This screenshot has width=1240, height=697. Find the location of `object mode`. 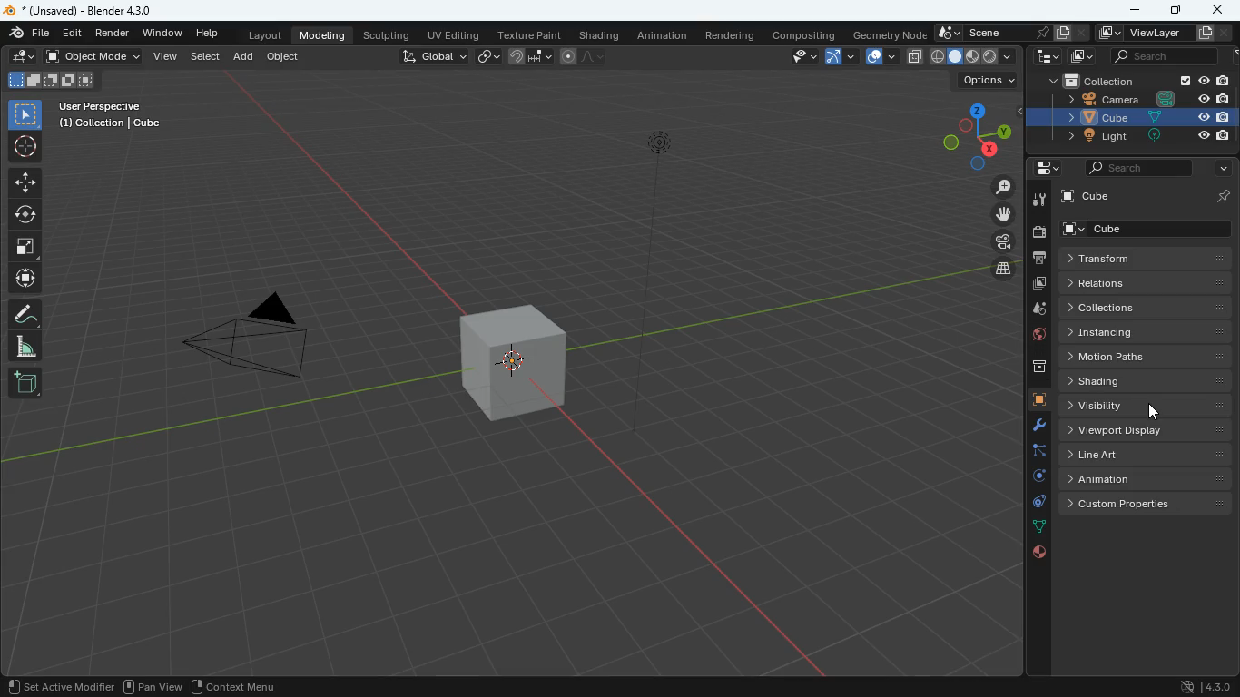

object mode is located at coordinates (93, 57).